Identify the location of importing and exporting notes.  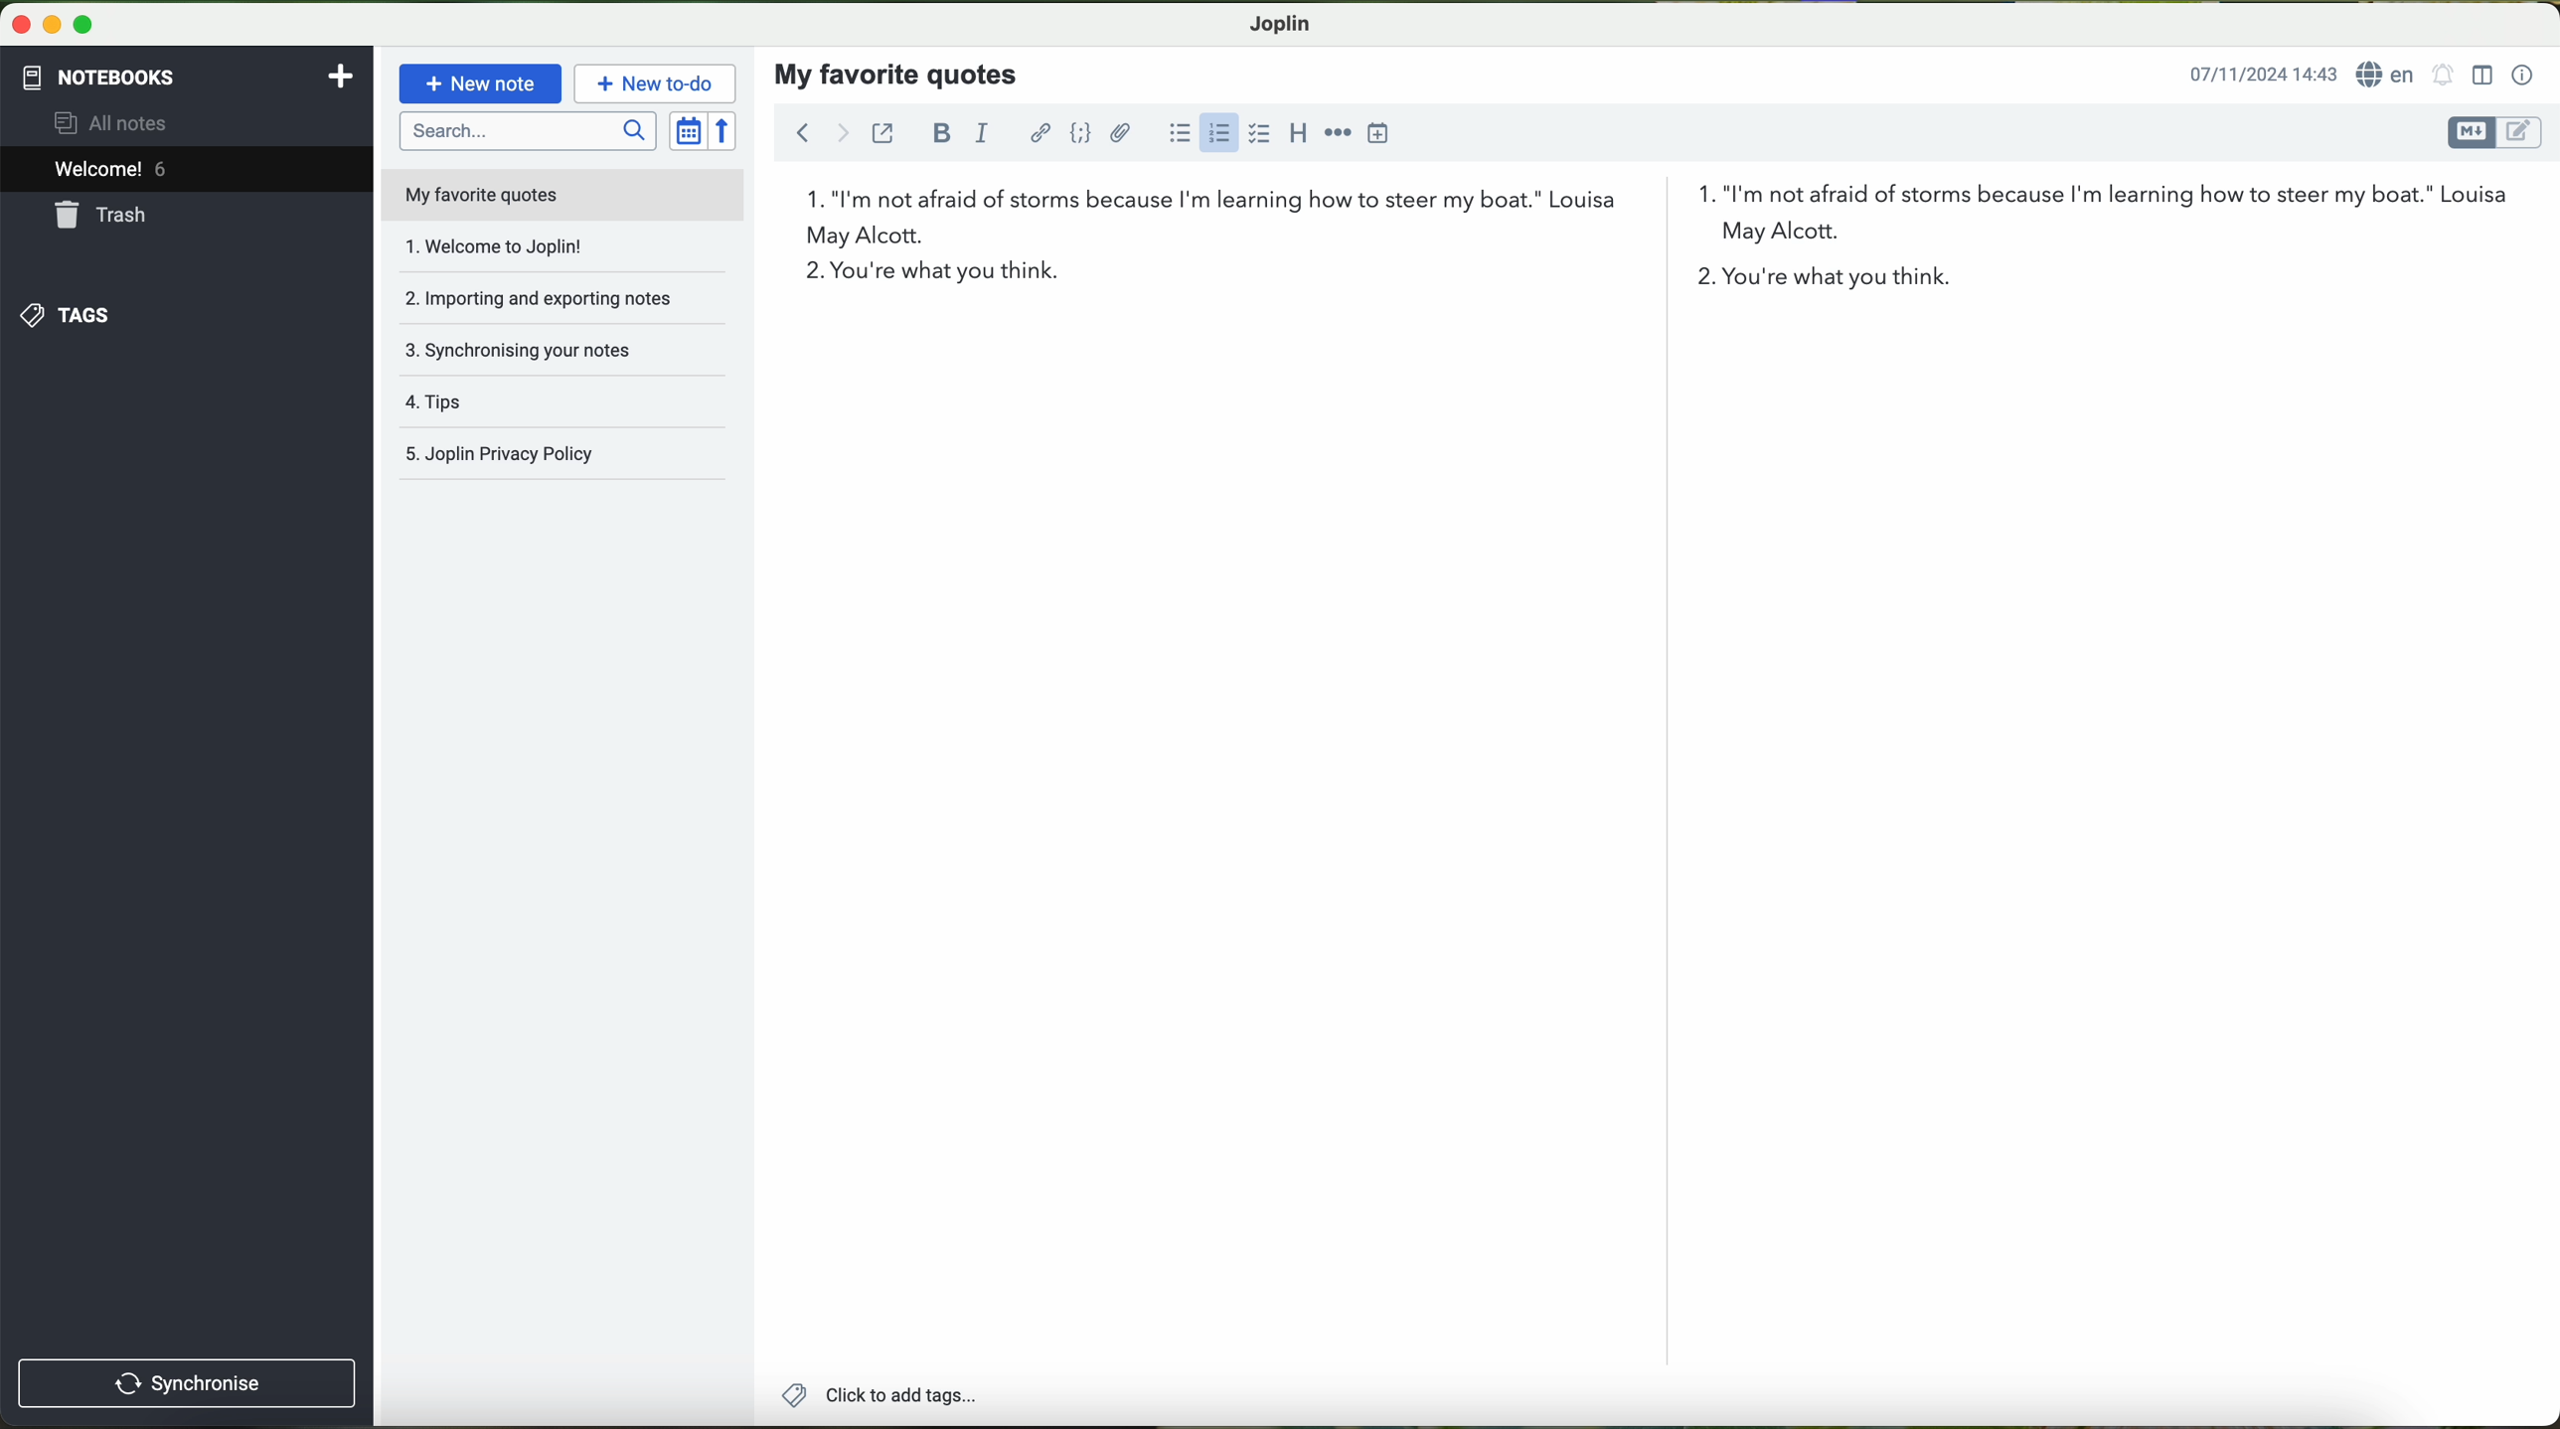
(560, 296).